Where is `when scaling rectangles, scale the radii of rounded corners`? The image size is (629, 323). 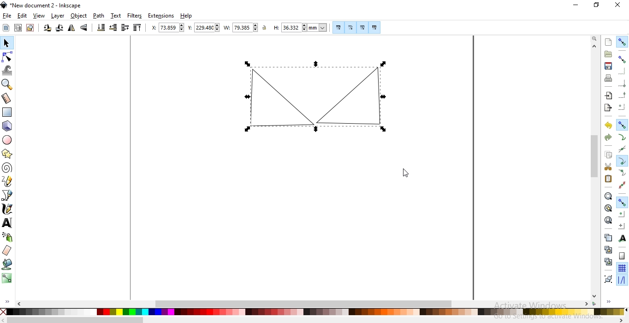 when scaling rectangles, scale the radii of rounded corners is located at coordinates (350, 28).